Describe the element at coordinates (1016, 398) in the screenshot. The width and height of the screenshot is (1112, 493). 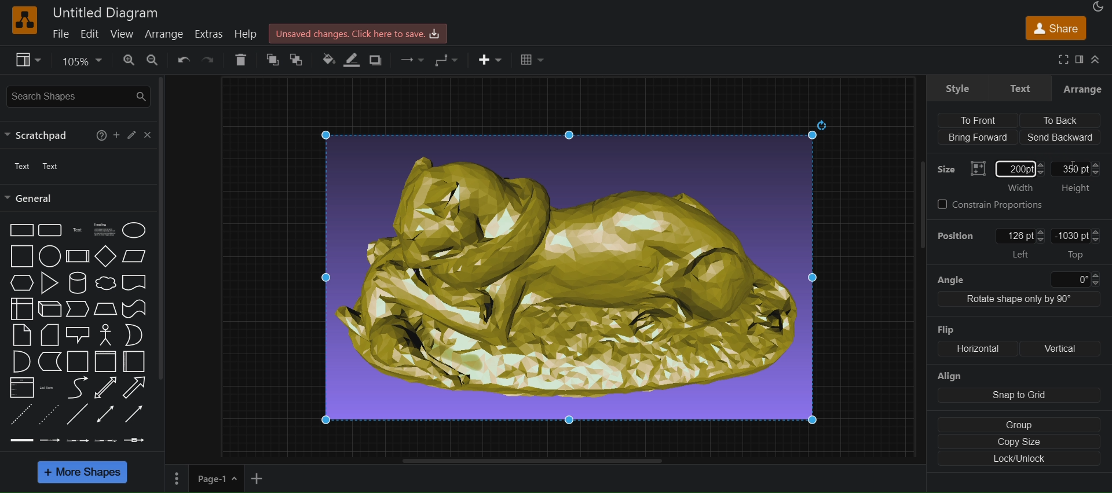
I see `align` at that location.